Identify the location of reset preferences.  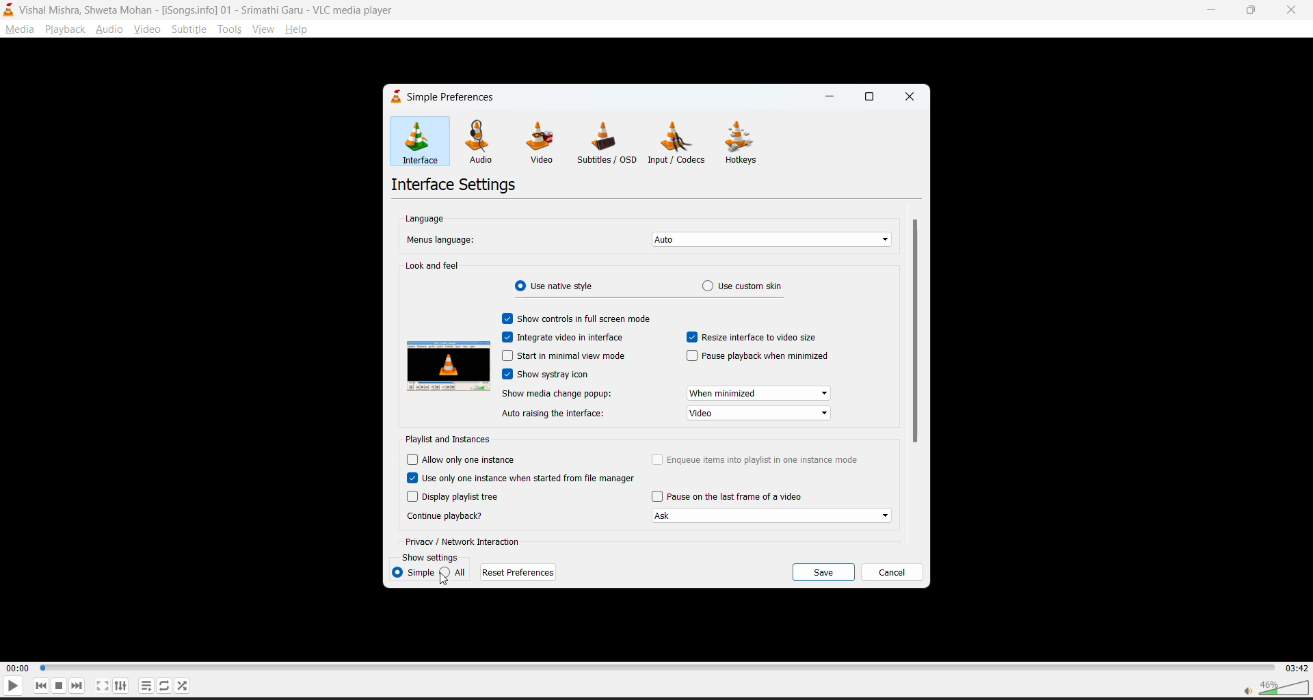
(517, 574).